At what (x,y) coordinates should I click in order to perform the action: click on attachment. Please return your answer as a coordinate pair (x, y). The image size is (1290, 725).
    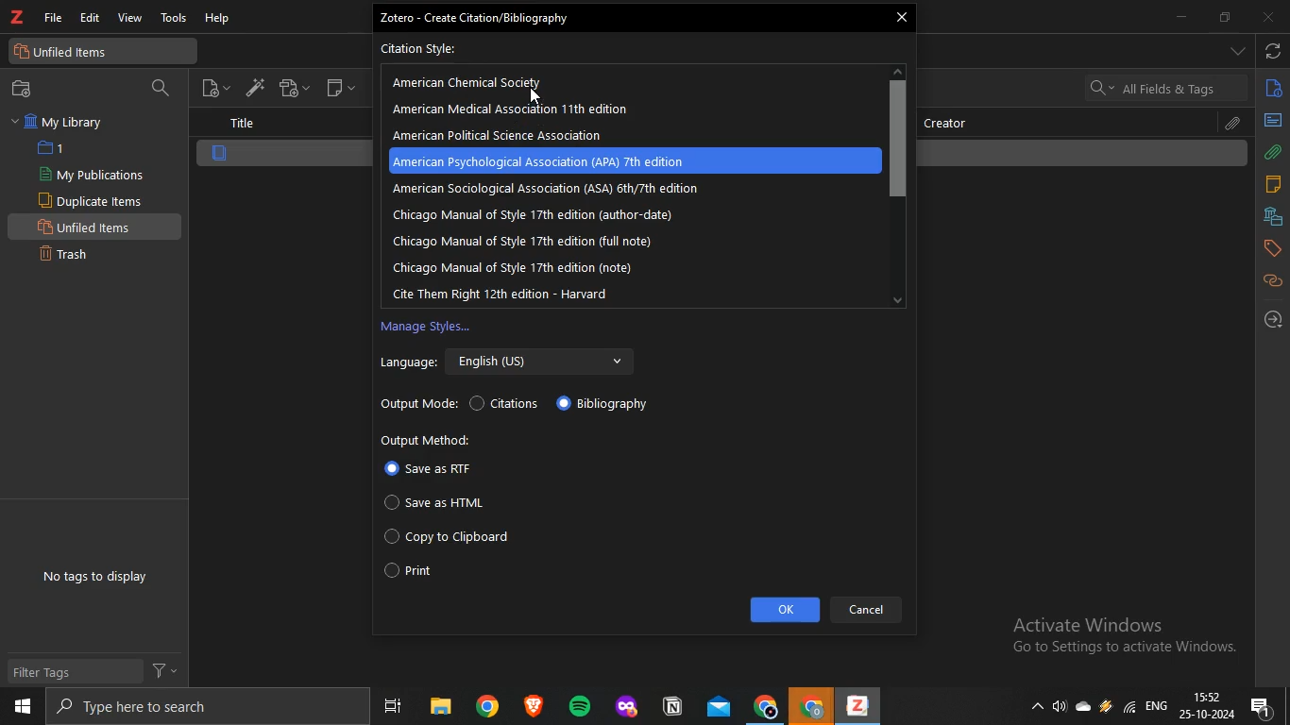
    Looking at the image, I should click on (1234, 124).